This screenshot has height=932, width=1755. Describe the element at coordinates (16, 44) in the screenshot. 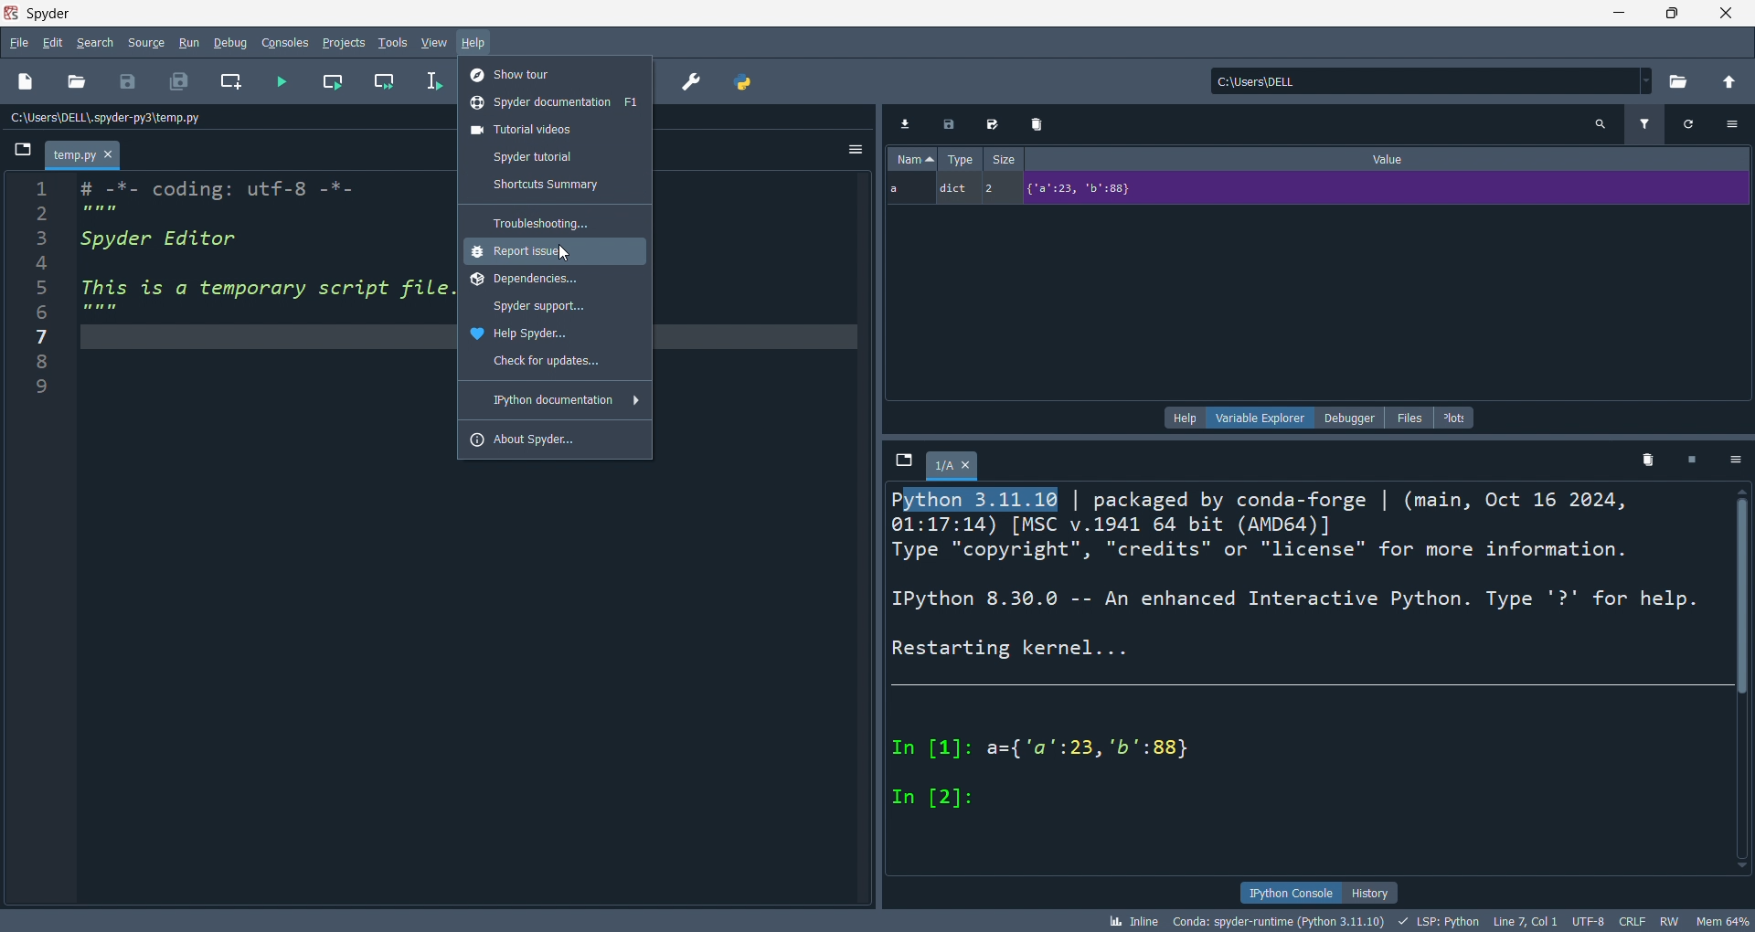

I see `file` at that location.